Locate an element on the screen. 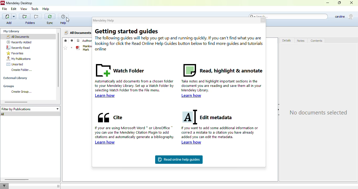  details is located at coordinates (286, 40).